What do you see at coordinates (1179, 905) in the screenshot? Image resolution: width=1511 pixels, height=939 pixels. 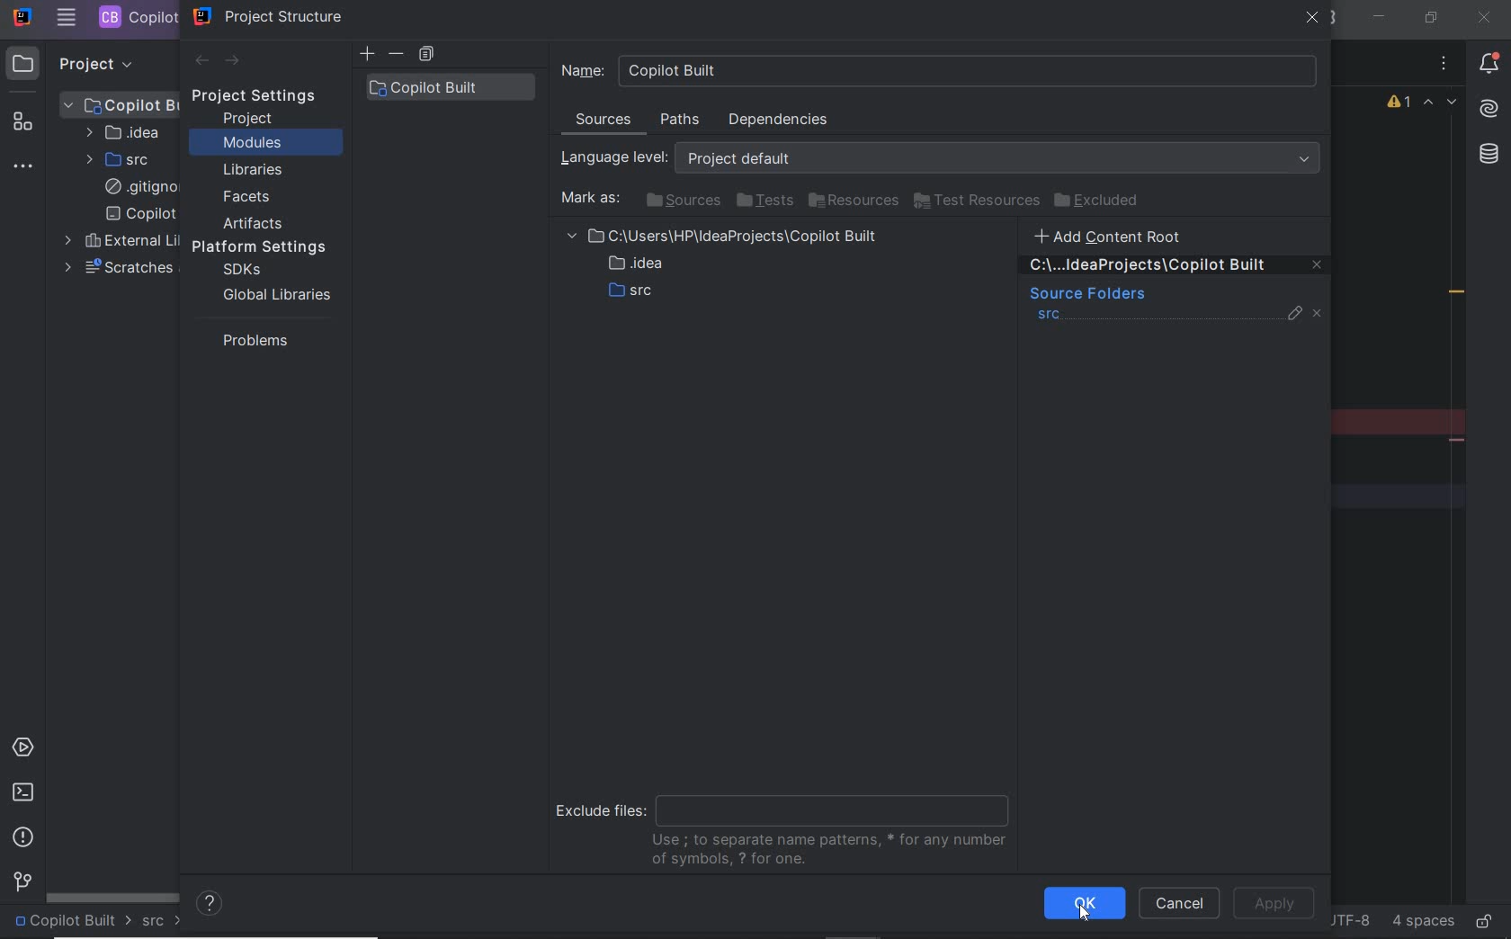 I see `cancel` at bounding box center [1179, 905].